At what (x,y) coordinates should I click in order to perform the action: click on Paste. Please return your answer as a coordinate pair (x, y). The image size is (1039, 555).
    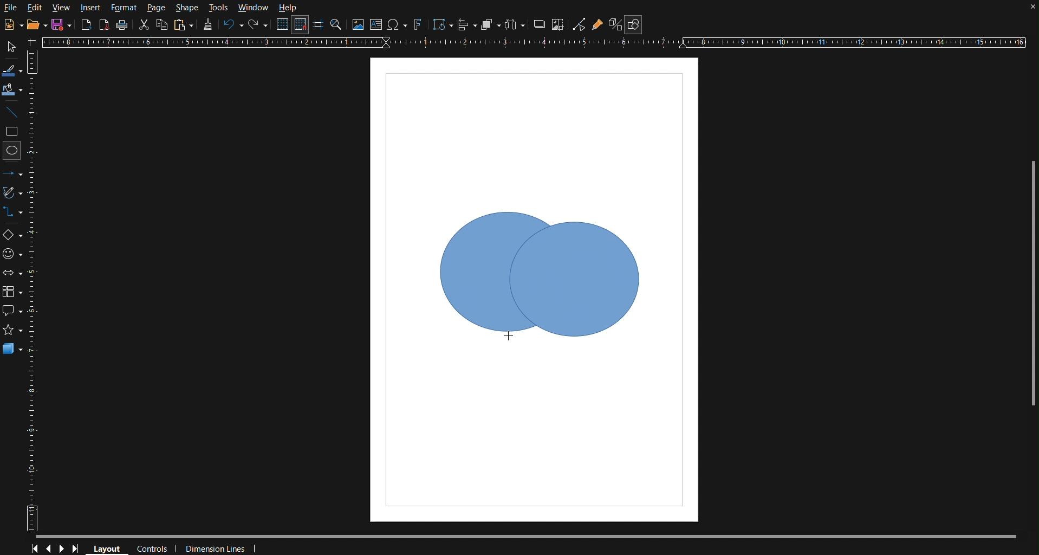
    Looking at the image, I should click on (184, 25).